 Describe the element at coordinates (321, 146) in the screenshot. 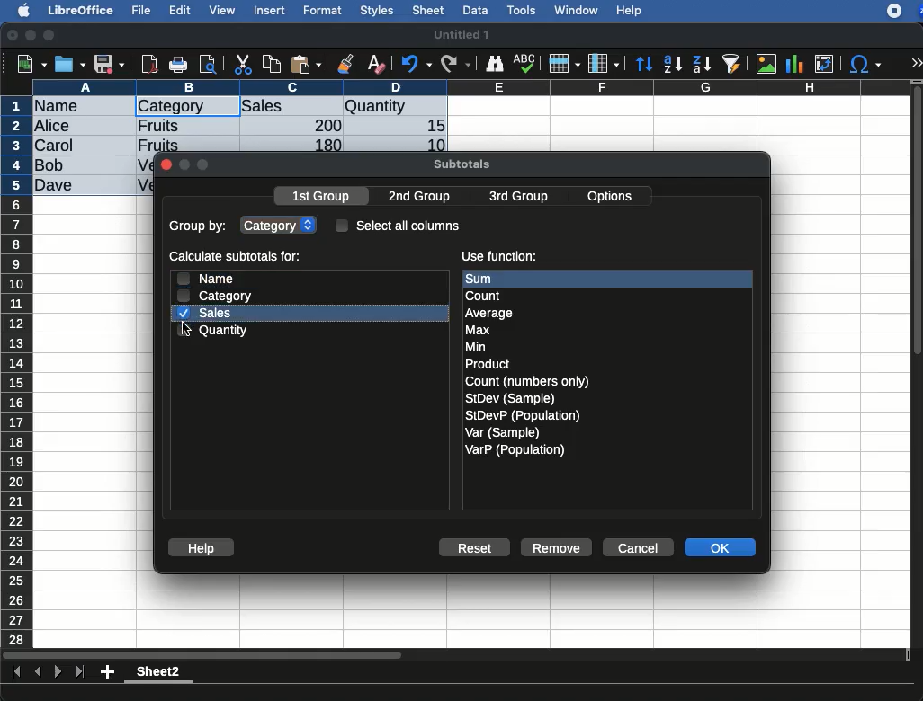

I see `180` at that location.